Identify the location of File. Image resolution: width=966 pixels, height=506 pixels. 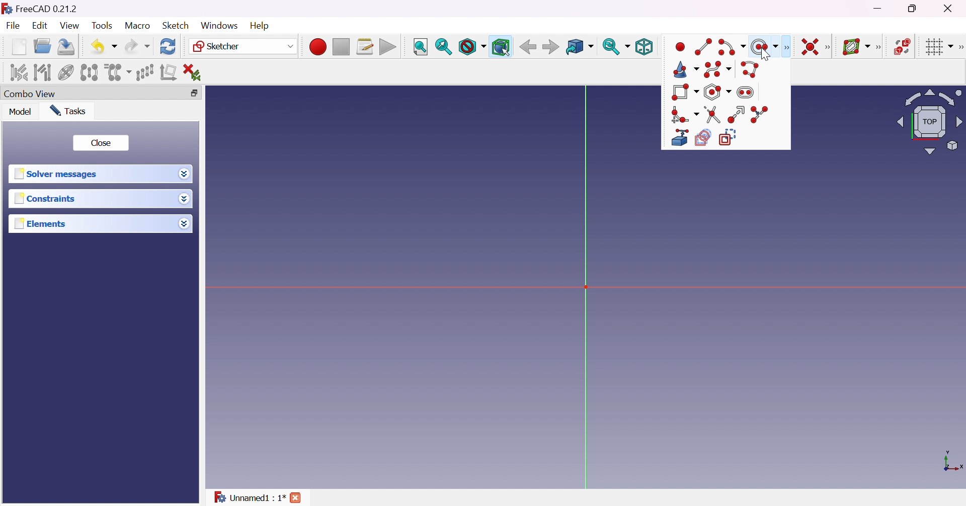
(14, 27).